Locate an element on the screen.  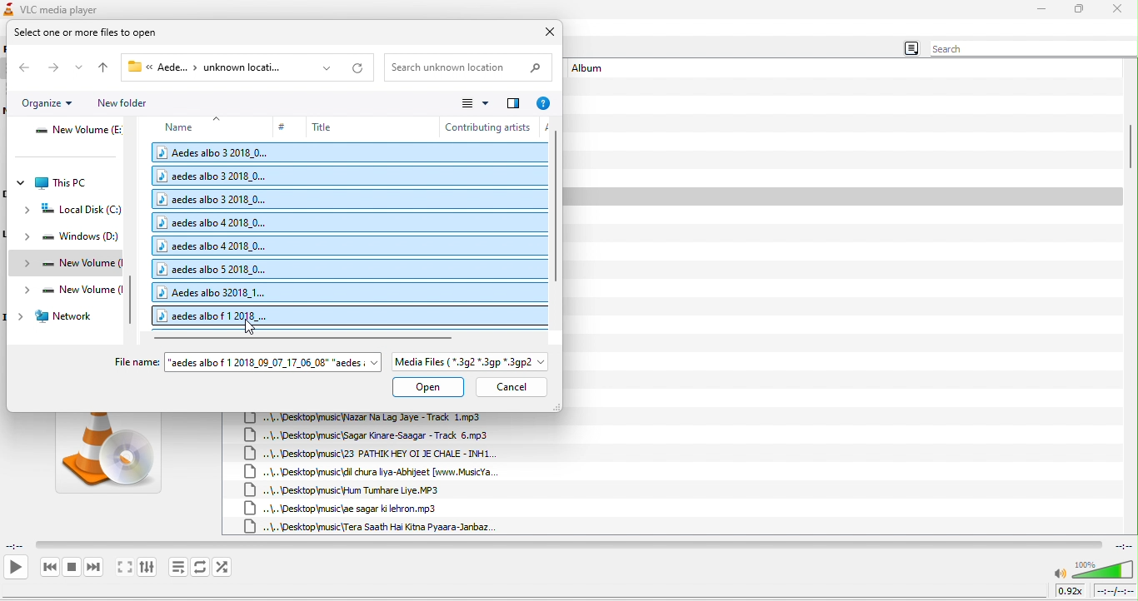
Aedes albo 3 2018_0... is located at coordinates (213, 152).